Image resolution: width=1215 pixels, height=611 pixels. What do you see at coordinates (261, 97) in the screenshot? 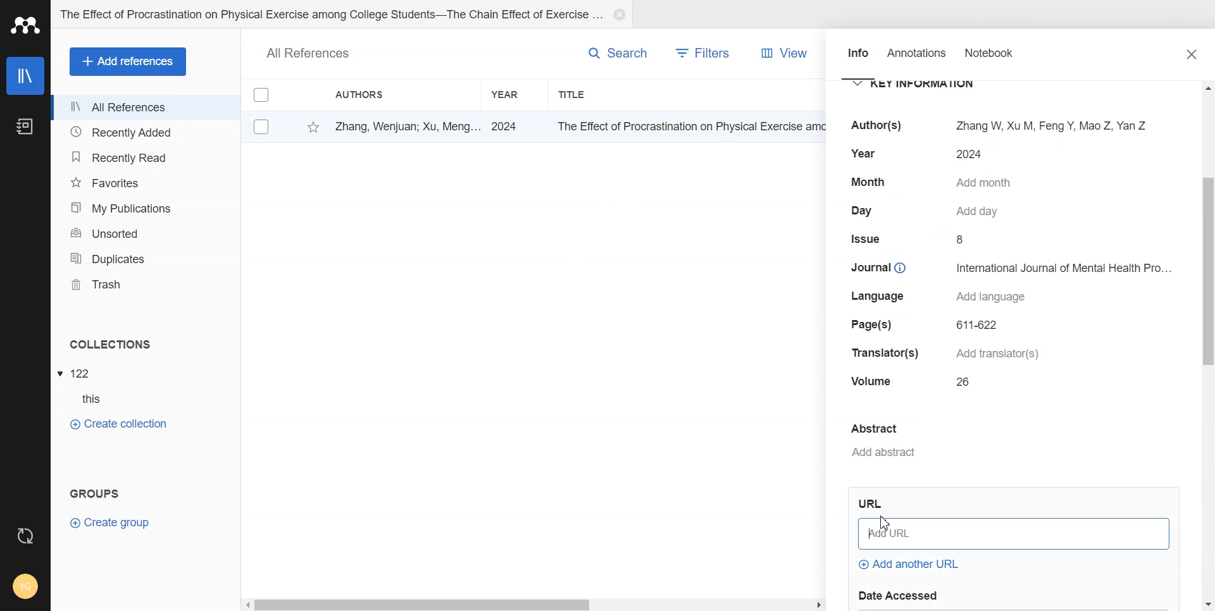
I see `Check box` at bounding box center [261, 97].